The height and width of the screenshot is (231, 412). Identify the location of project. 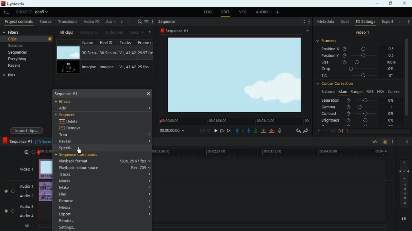
(33, 12).